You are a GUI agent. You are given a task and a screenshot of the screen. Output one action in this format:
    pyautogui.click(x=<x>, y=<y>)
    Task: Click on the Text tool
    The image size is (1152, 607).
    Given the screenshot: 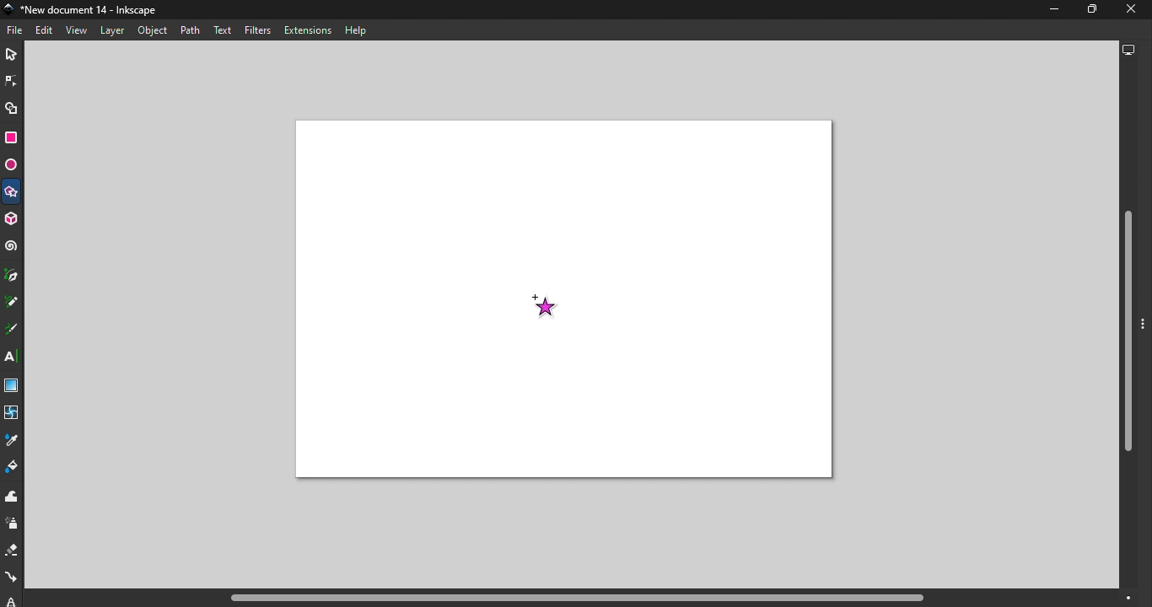 What is the action you would take?
    pyautogui.click(x=13, y=357)
    